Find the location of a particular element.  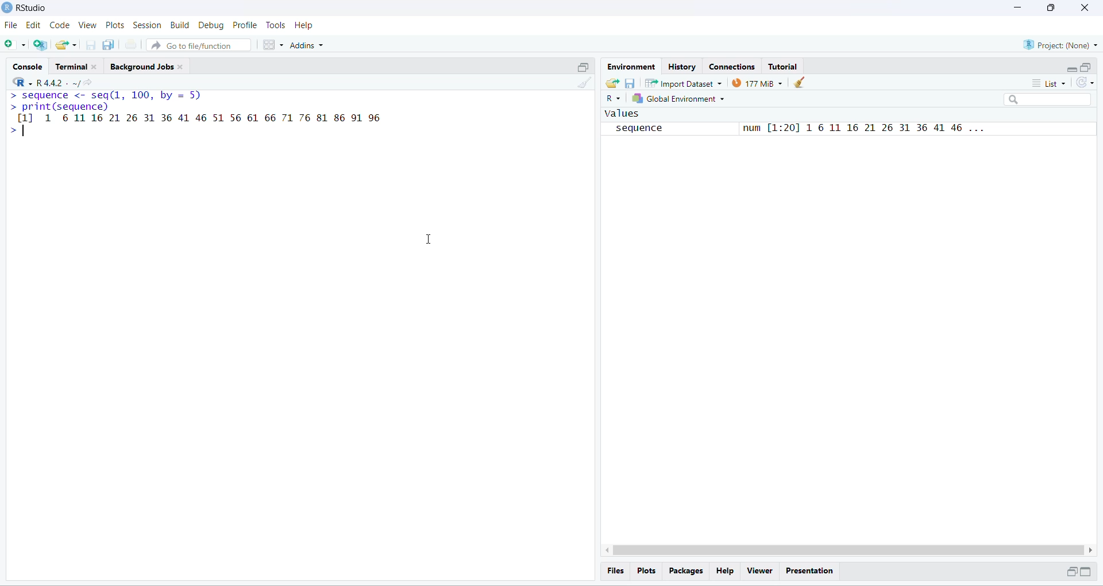

packages is located at coordinates (687, 572).